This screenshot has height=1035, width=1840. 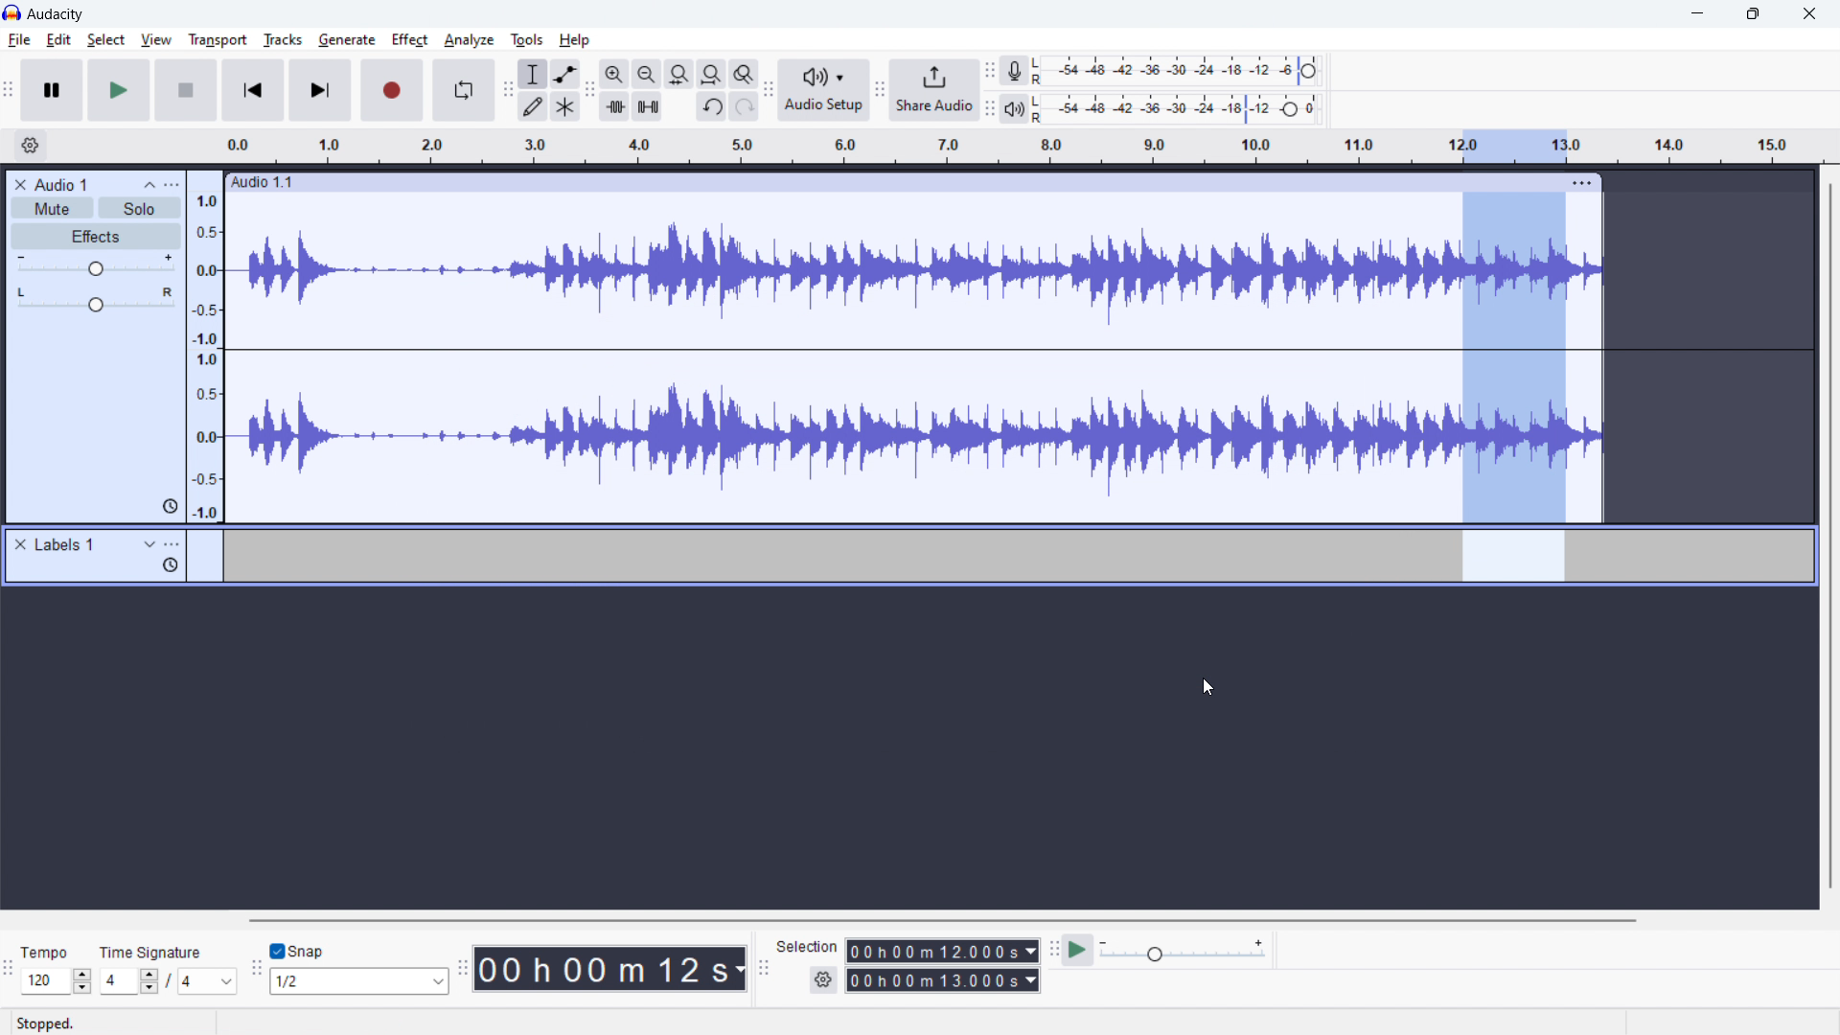 What do you see at coordinates (10, 93) in the screenshot?
I see `transport toolbar` at bounding box center [10, 93].